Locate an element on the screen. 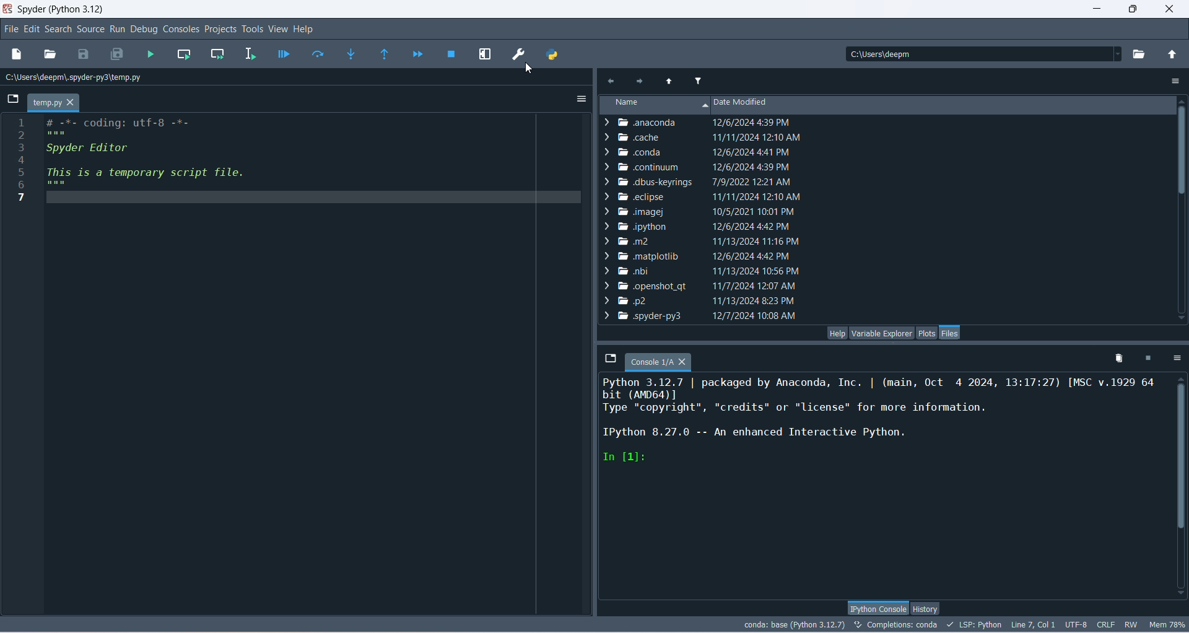 The width and height of the screenshot is (1189, 633). minimize is located at coordinates (1094, 7).